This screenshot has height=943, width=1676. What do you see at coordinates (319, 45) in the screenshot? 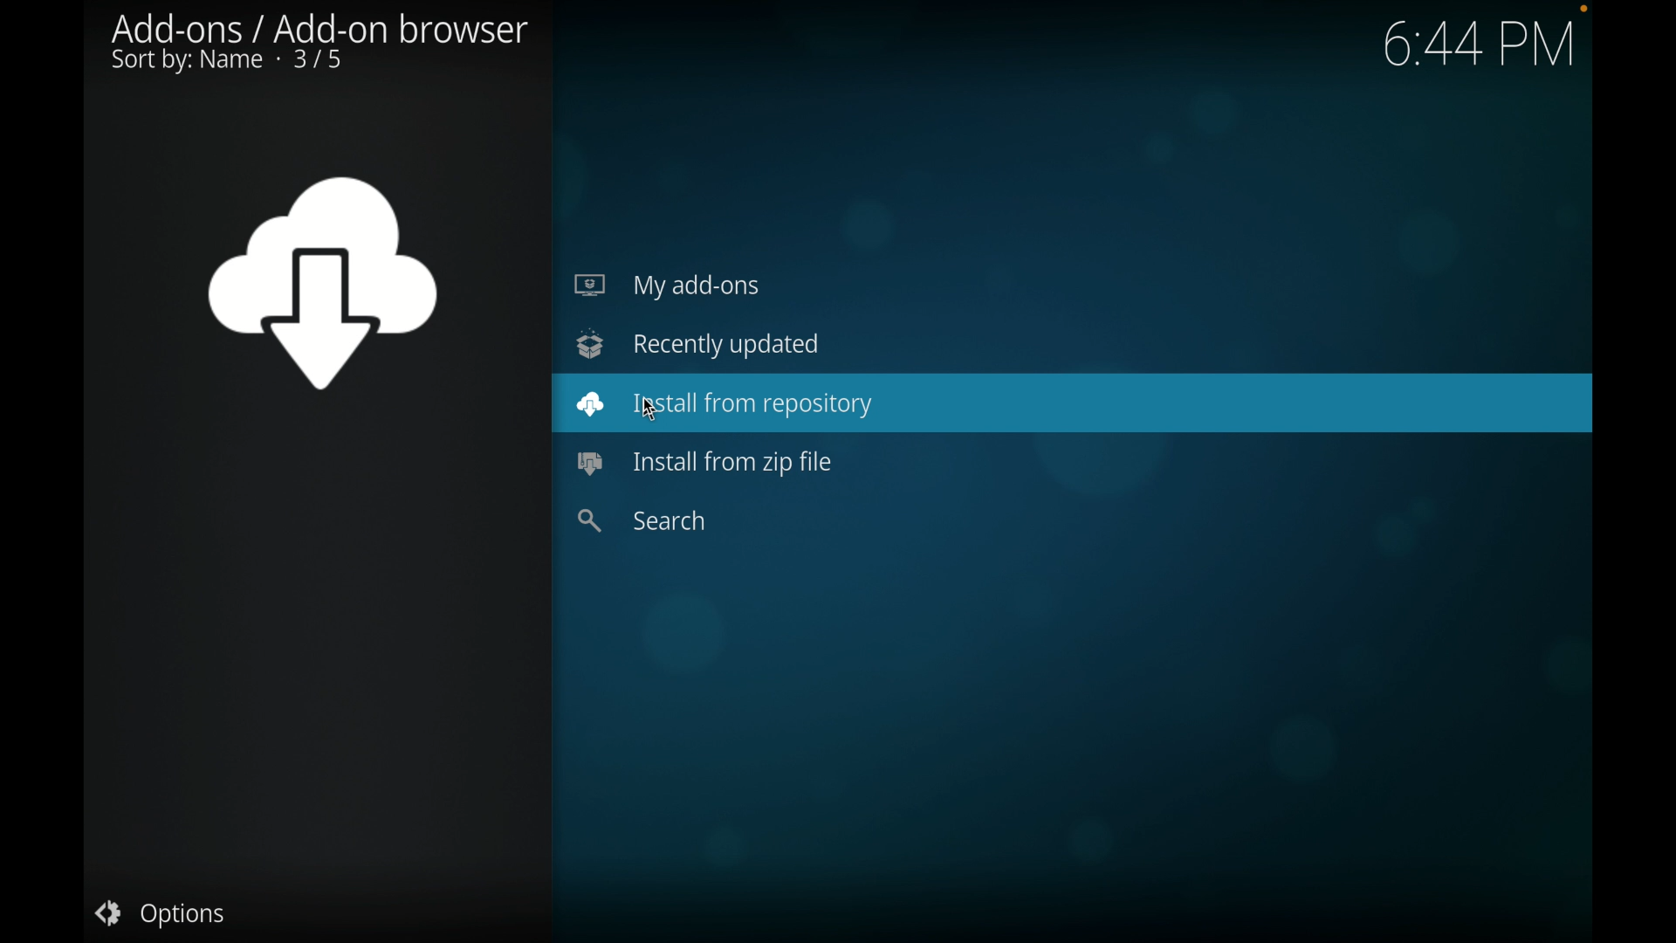
I see `add-ons/ add-on browser` at bounding box center [319, 45].